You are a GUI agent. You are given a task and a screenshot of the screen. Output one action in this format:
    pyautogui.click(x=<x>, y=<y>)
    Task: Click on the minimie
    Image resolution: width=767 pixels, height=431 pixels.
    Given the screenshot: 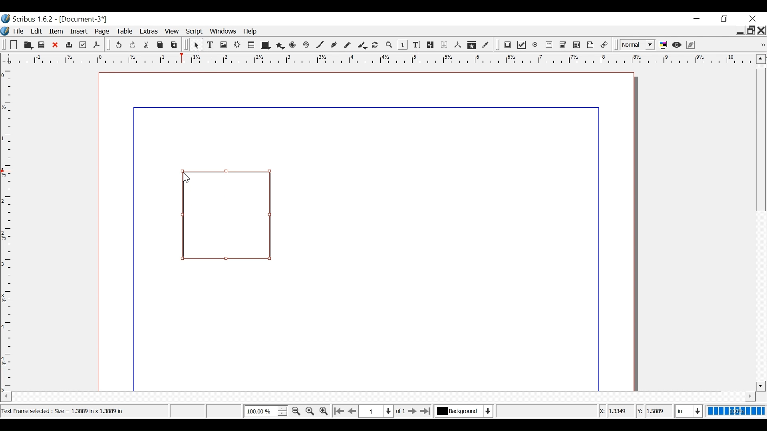 What is the action you would take?
    pyautogui.click(x=739, y=30)
    